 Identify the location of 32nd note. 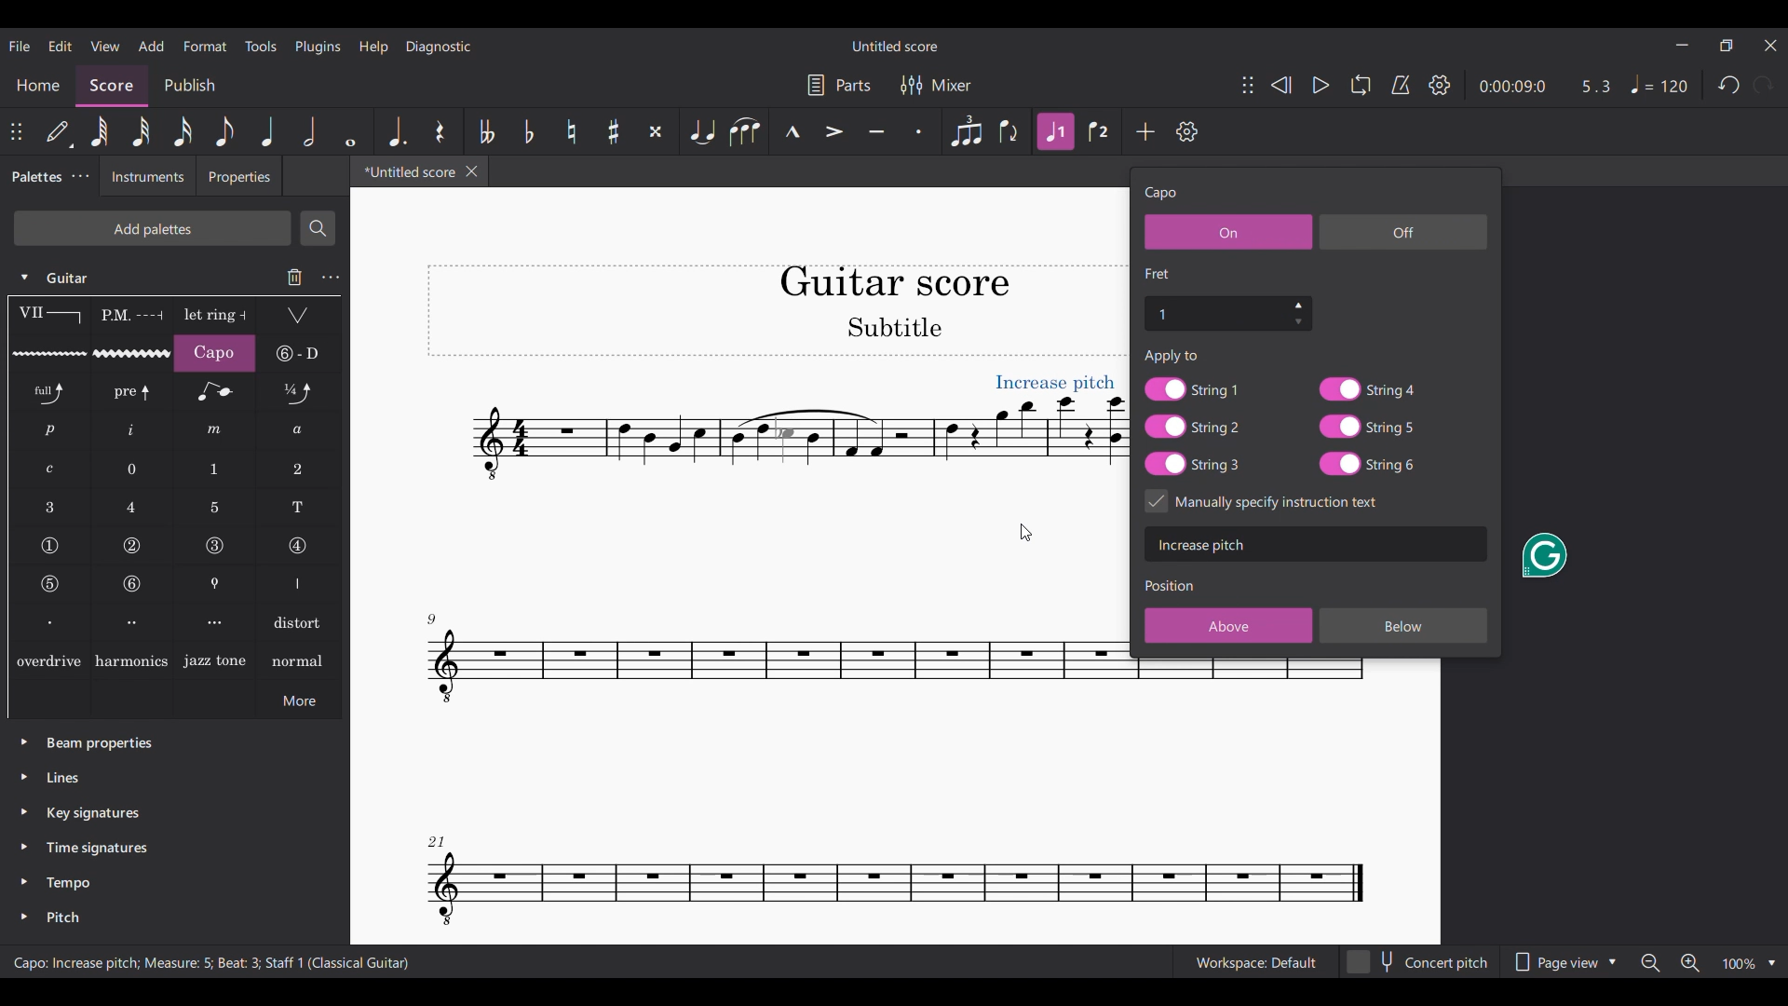
(141, 131).